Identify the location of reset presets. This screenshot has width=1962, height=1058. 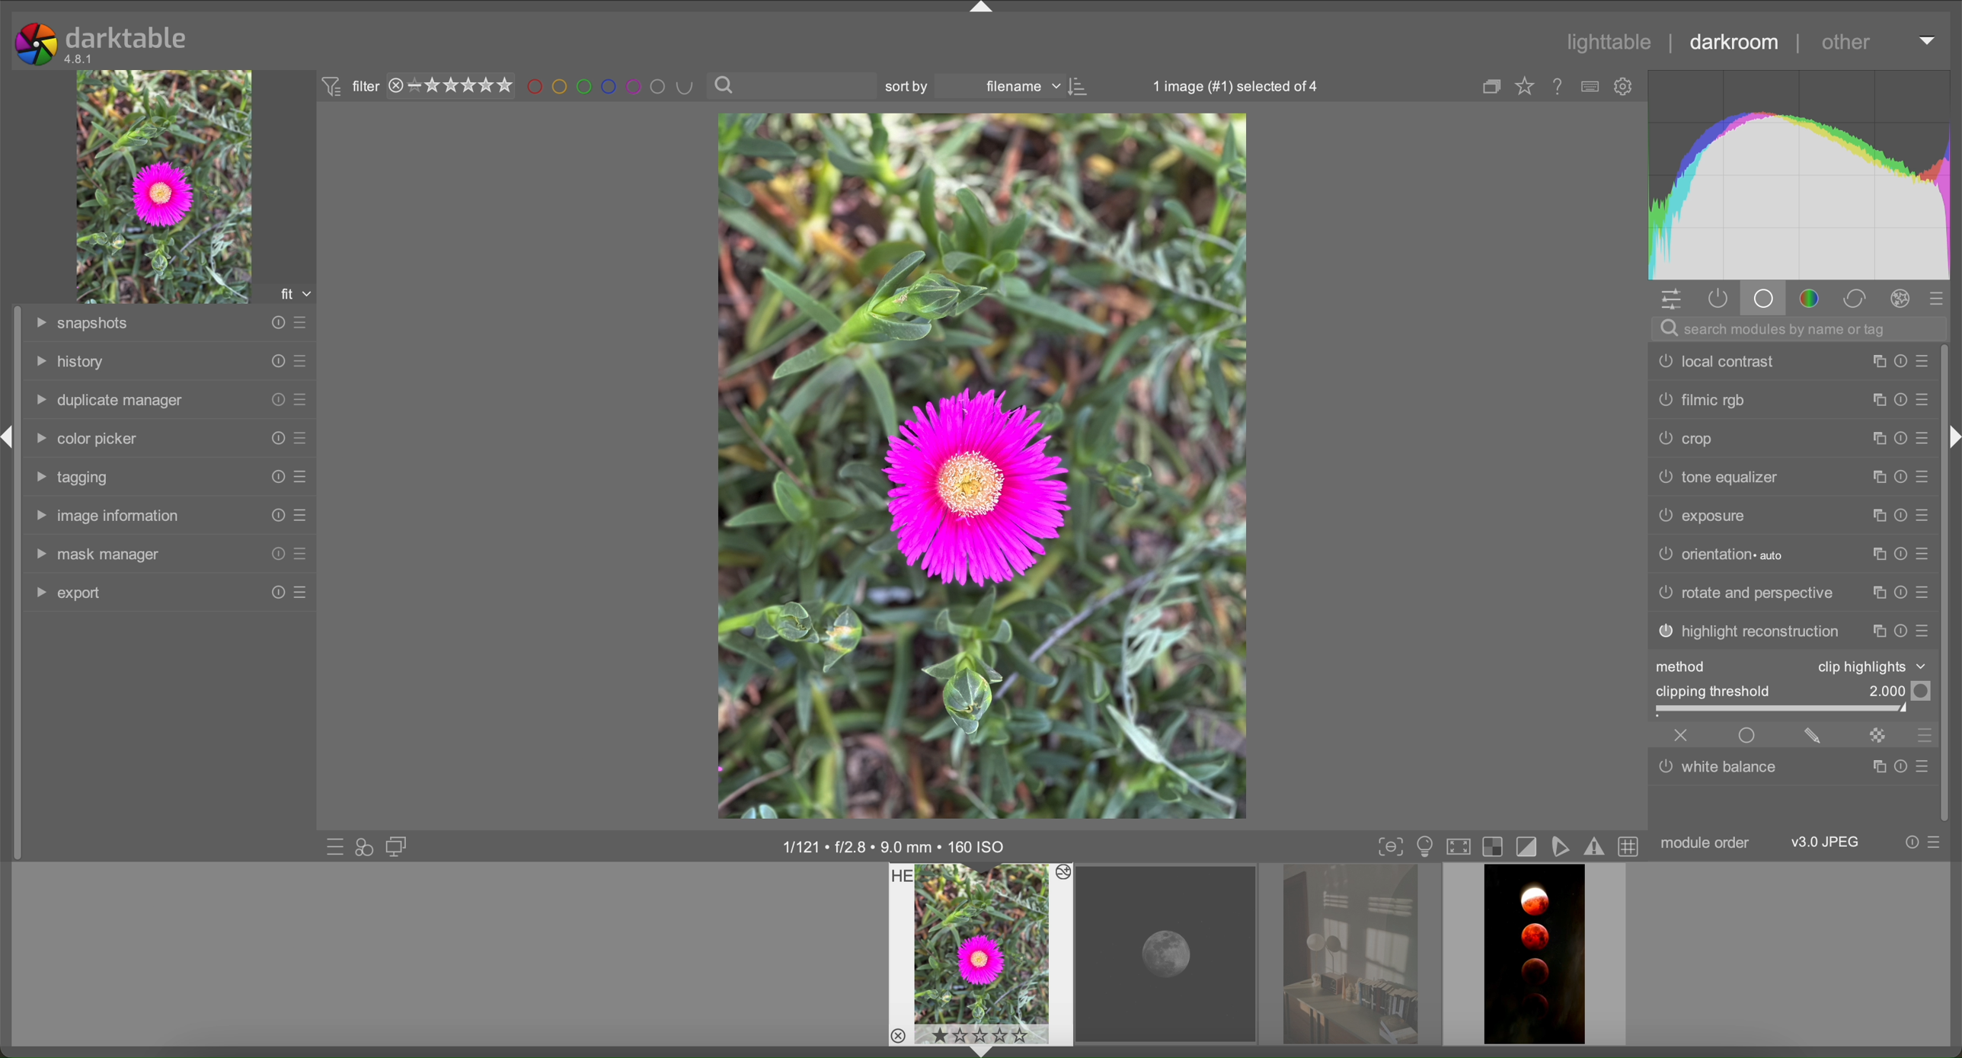
(1897, 401).